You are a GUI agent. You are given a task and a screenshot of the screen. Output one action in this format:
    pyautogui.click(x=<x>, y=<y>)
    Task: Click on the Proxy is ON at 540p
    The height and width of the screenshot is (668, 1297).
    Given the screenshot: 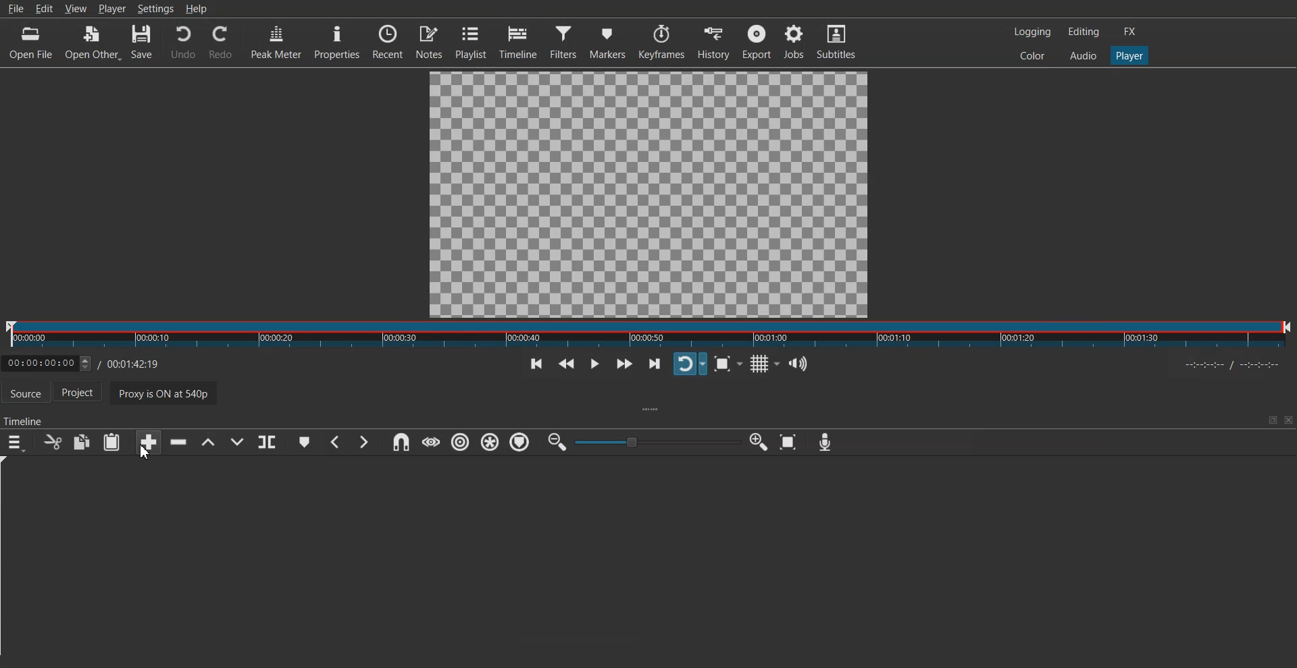 What is the action you would take?
    pyautogui.click(x=172, y=395)
    